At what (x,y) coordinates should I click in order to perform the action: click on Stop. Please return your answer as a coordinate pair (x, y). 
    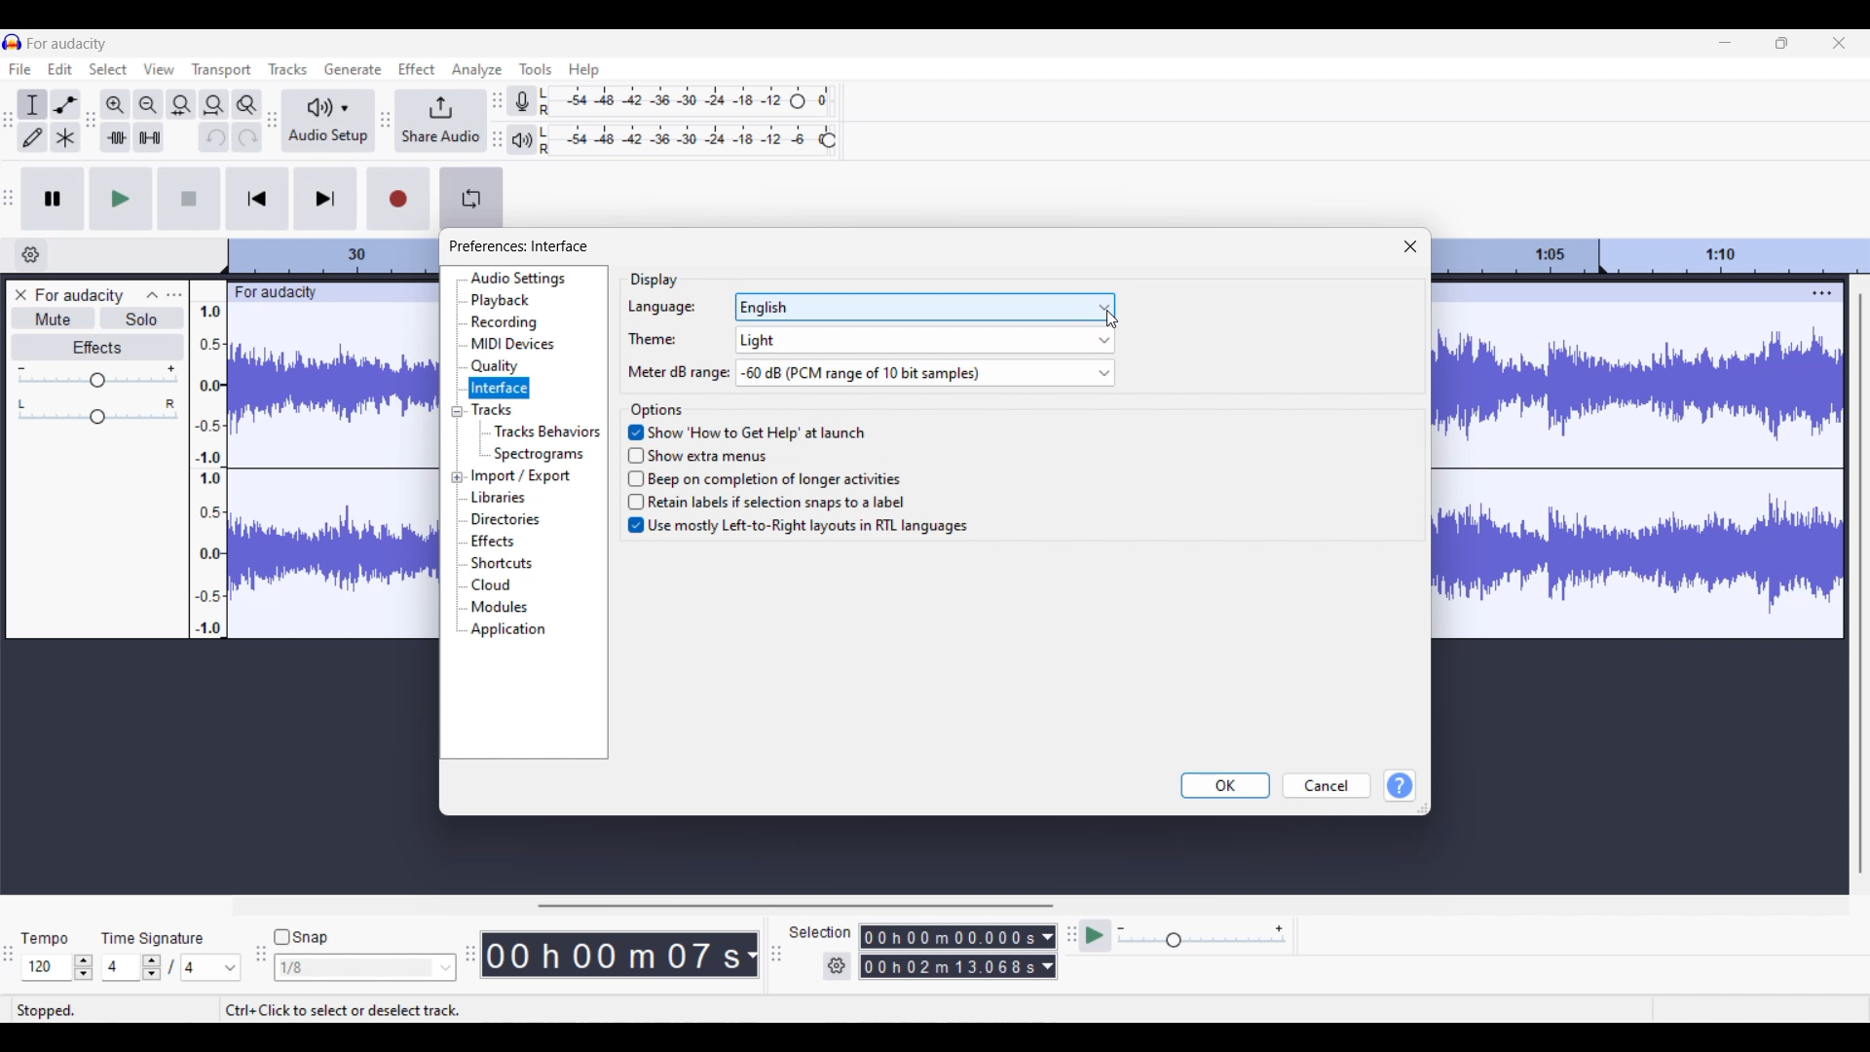
    Looking at the image, I should click on (191, 199).